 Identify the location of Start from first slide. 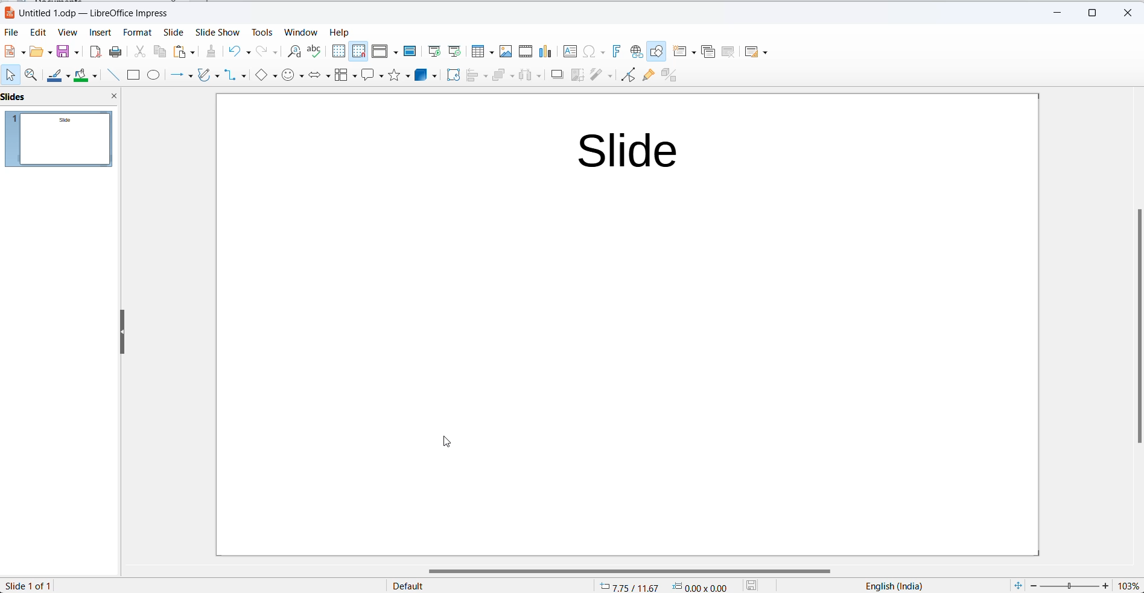
(432, 51).